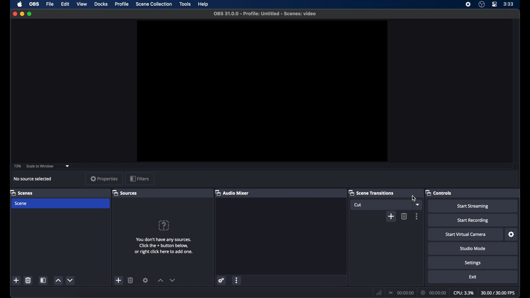 Image resolution: width=530 pixels, height=298 pixels. Describe the element at coordinates (22, 14) in the screenshot. I see `minimize` at that location.